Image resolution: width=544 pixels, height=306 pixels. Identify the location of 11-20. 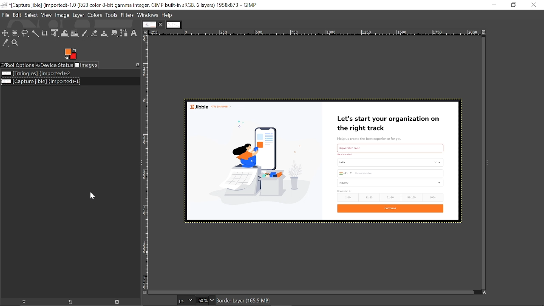
(370, 197).